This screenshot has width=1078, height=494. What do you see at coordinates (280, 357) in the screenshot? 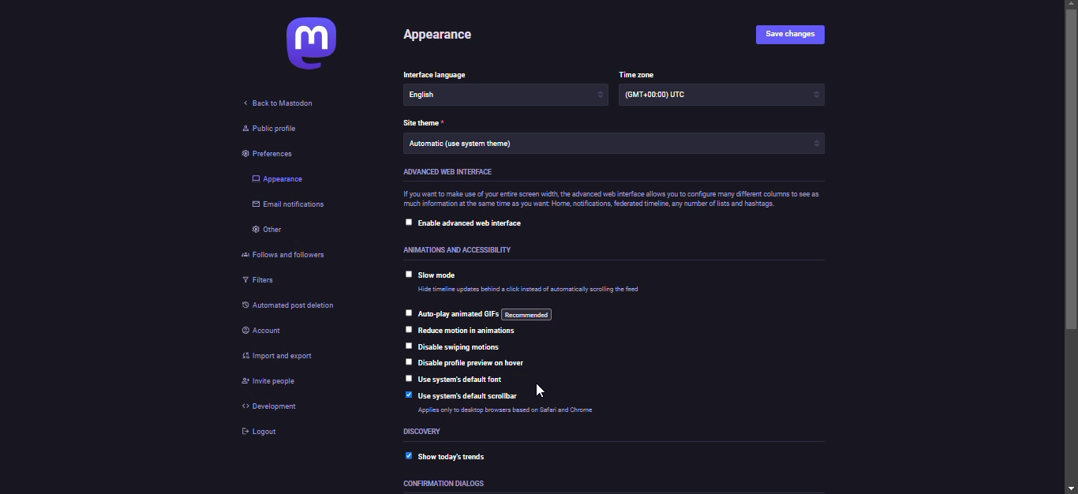
I see `import & export` at bounding box center [280, 357].